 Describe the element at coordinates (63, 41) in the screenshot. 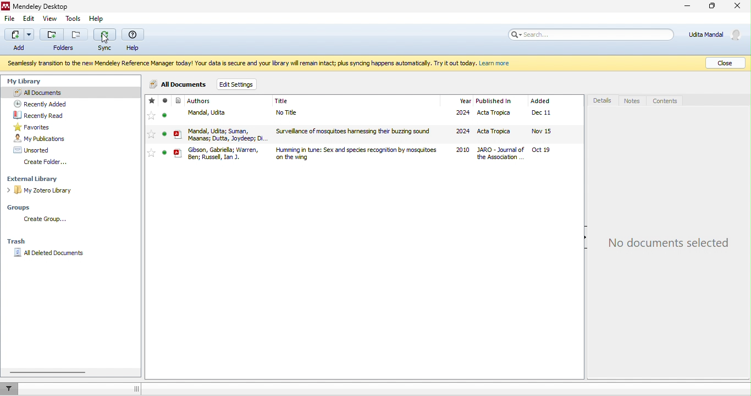

I see `folders` at that location.